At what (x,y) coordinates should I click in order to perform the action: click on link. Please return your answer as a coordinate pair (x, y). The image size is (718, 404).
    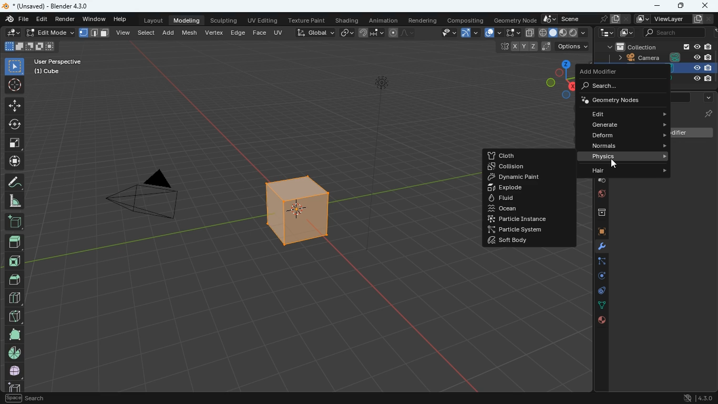
    Looking at the image, I should click on (347, 33).